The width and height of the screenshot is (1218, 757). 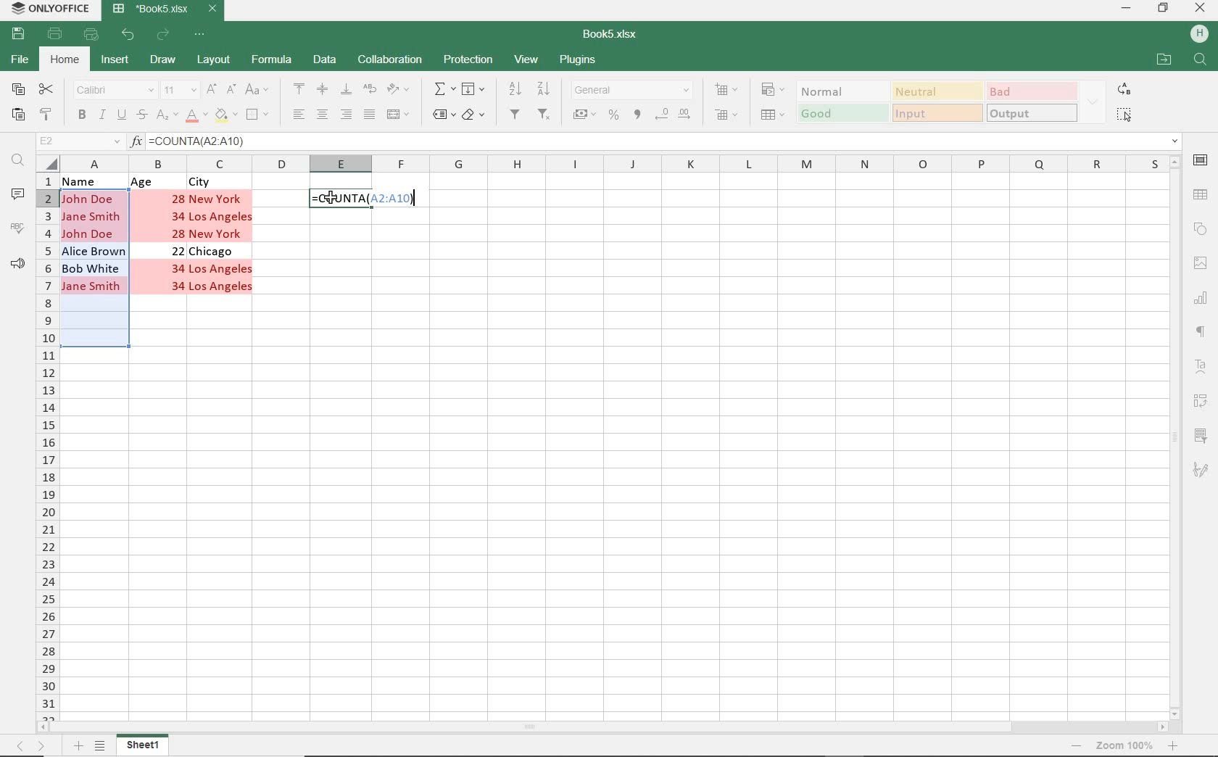 I want to click on COPY, so click(x=17, y=91).